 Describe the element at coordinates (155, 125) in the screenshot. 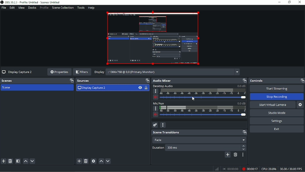

I see `Advanced audio properties` at that location.